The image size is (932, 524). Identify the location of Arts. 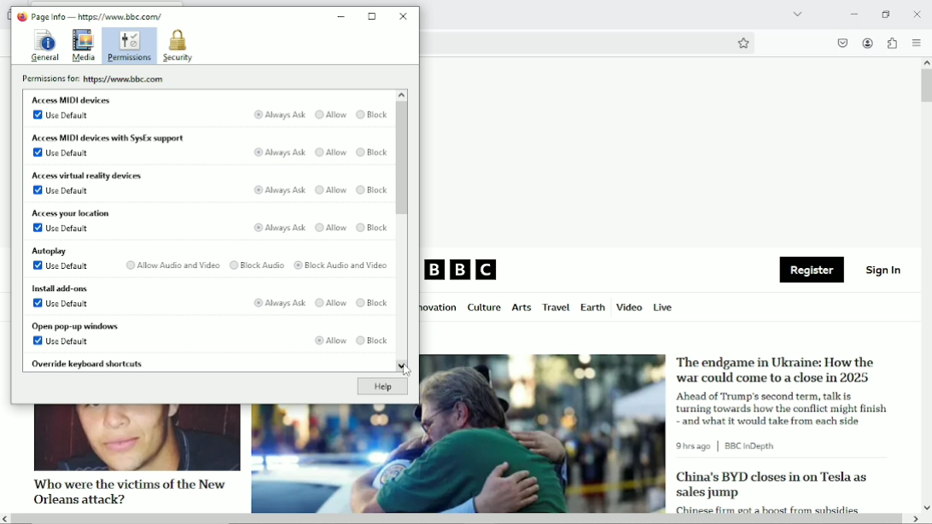
(521, 309).